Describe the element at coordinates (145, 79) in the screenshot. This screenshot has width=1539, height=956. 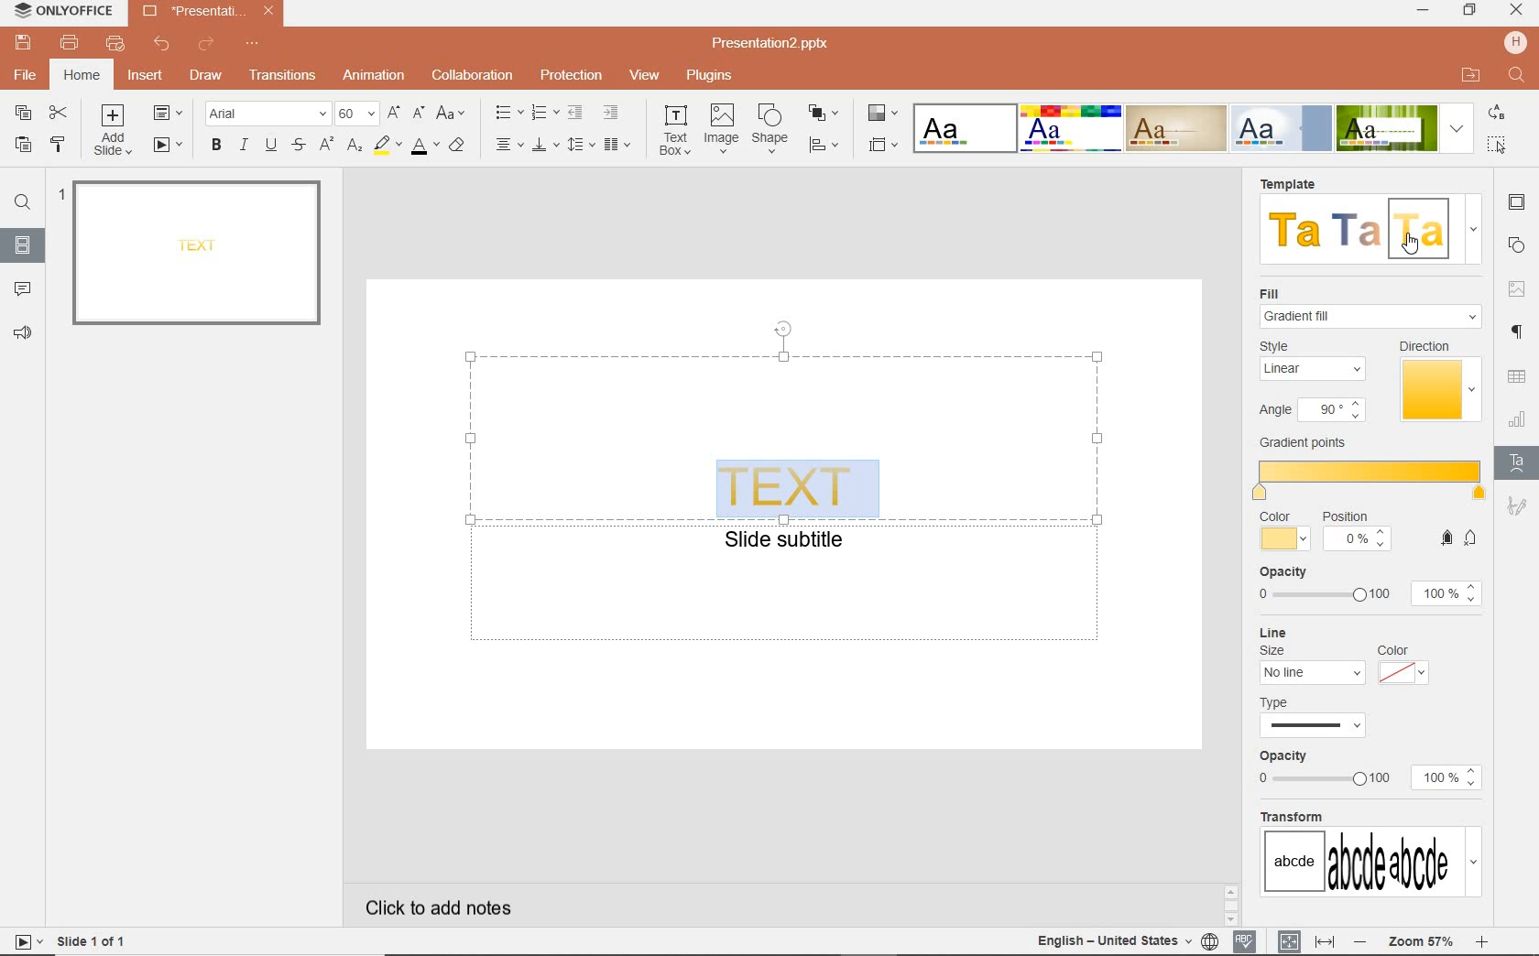
I see `INSERT` at that location.